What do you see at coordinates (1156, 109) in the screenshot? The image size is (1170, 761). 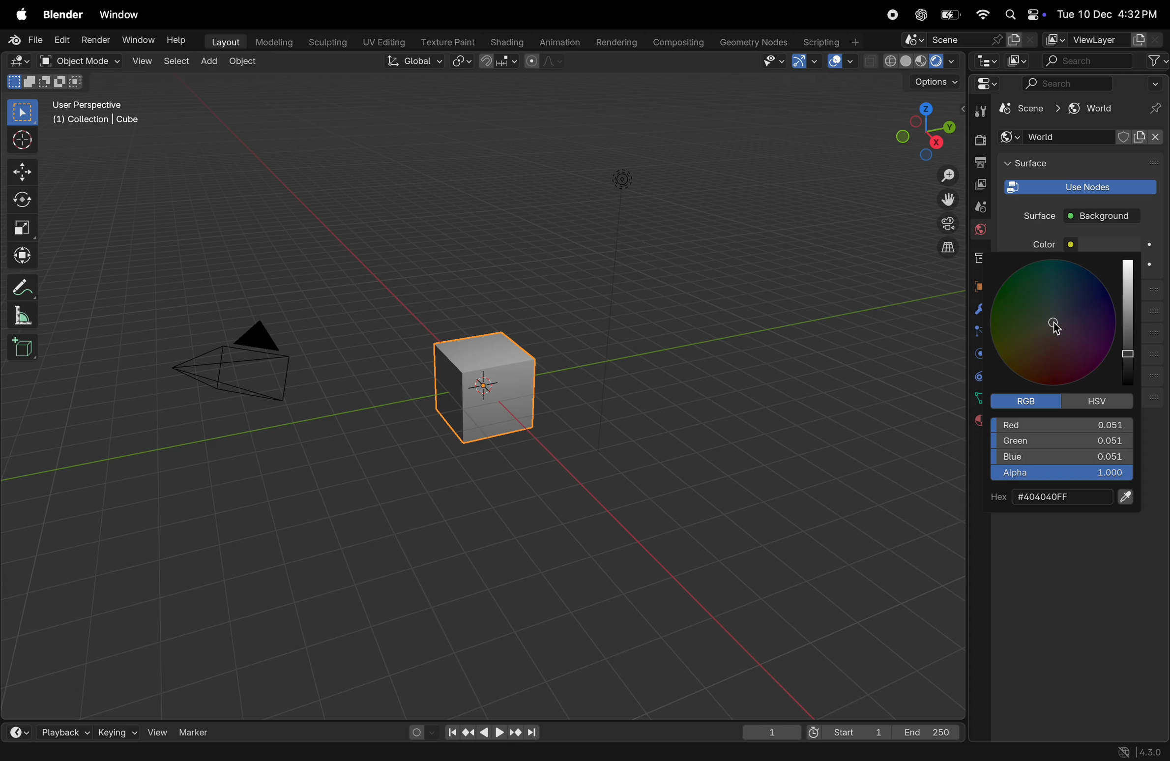 I see `pin` at bounding box center [1156, 109].